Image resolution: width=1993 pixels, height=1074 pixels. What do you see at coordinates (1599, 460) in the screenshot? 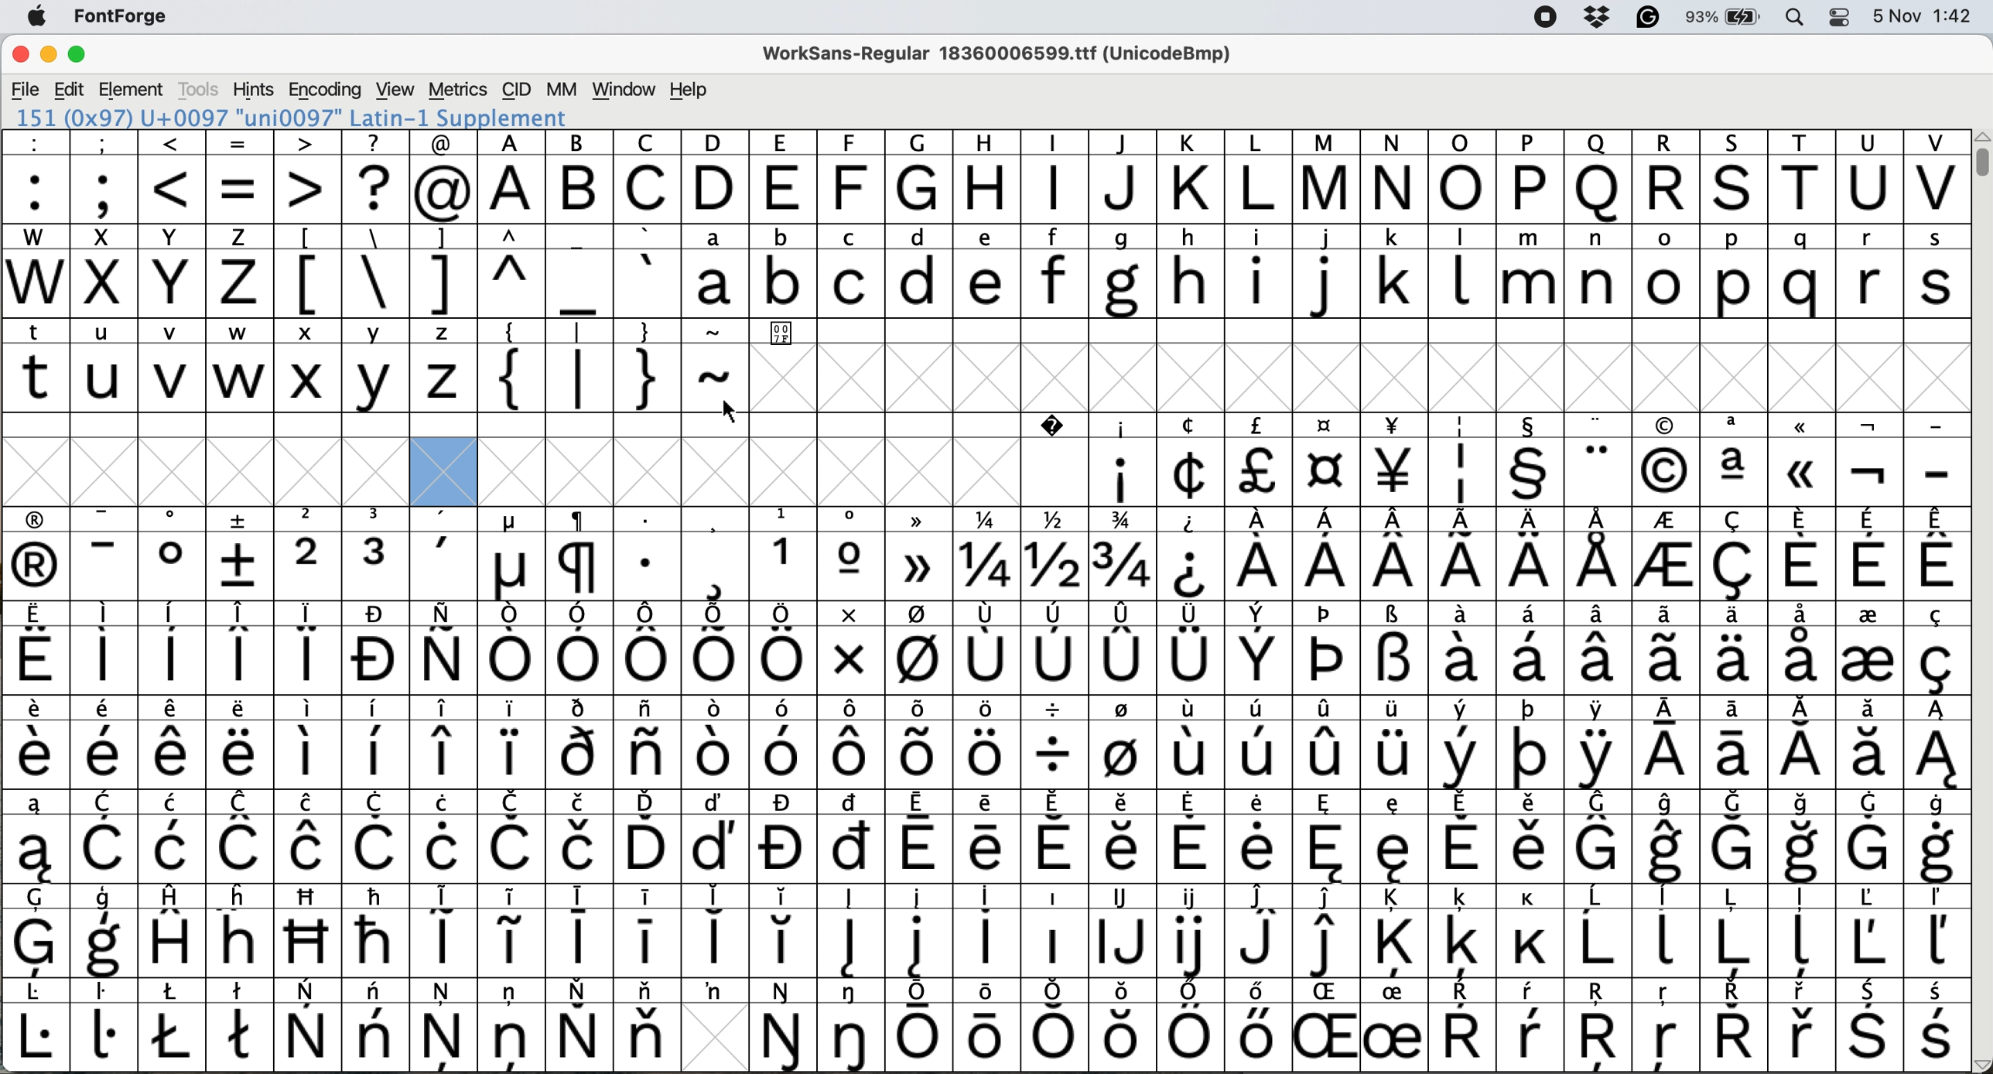
I see `symbol` at bounding box center [1599, 460].